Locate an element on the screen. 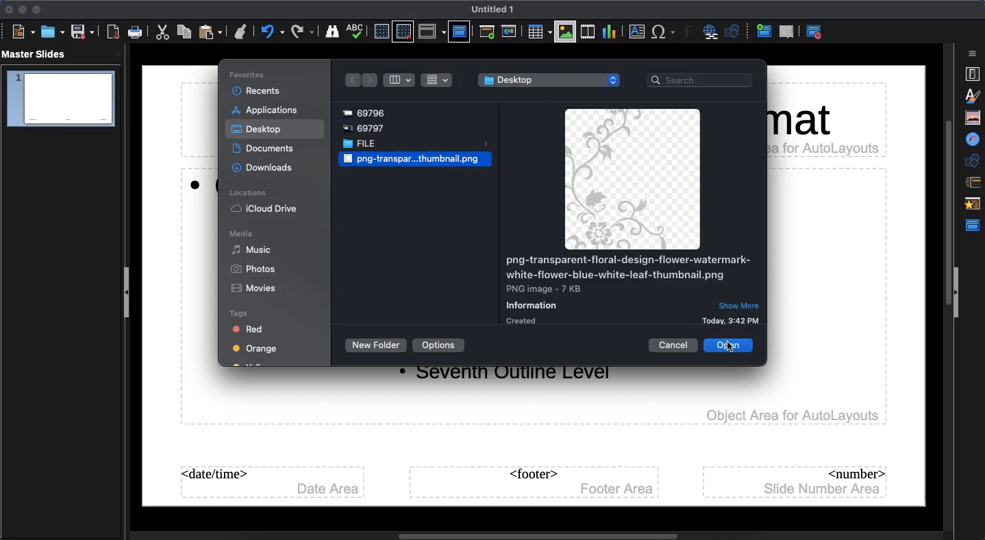  media is located at coordinates (242, 234).